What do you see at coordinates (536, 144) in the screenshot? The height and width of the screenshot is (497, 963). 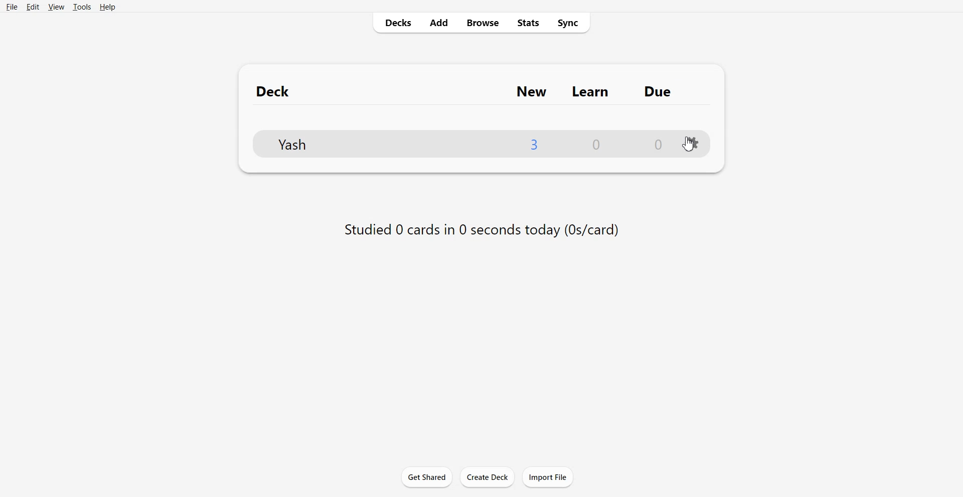 I see `New File` at bounding box center [536, 144].